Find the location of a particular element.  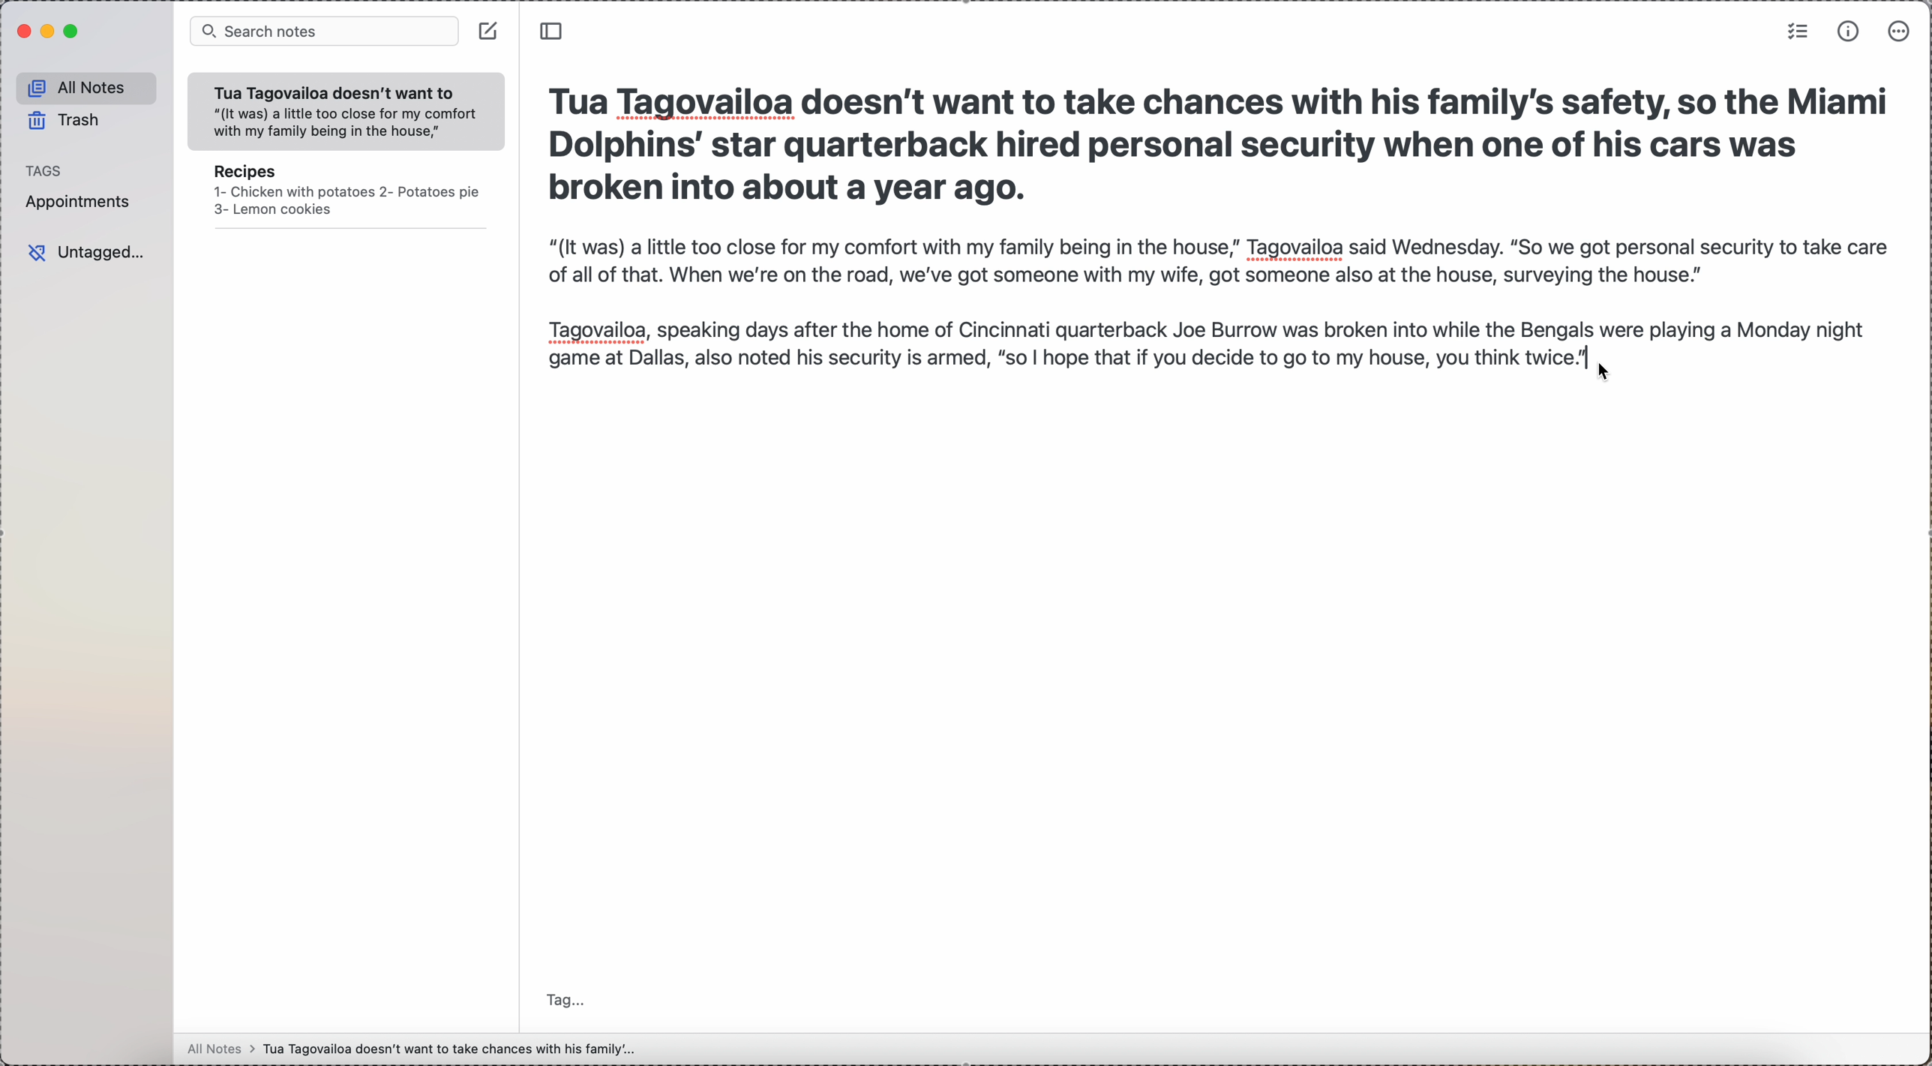

create note is located at coordinates (487, 34).